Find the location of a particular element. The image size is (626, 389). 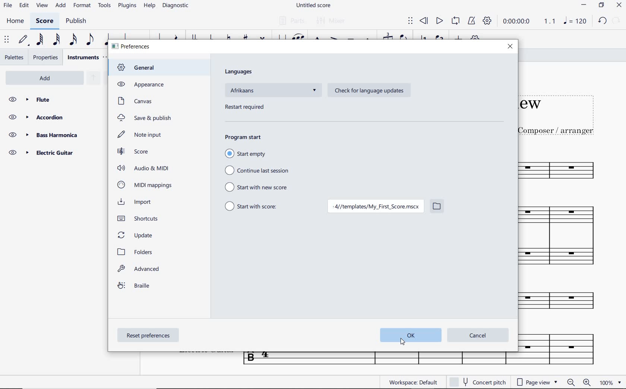

64th note is located at coordinates (39, 40).